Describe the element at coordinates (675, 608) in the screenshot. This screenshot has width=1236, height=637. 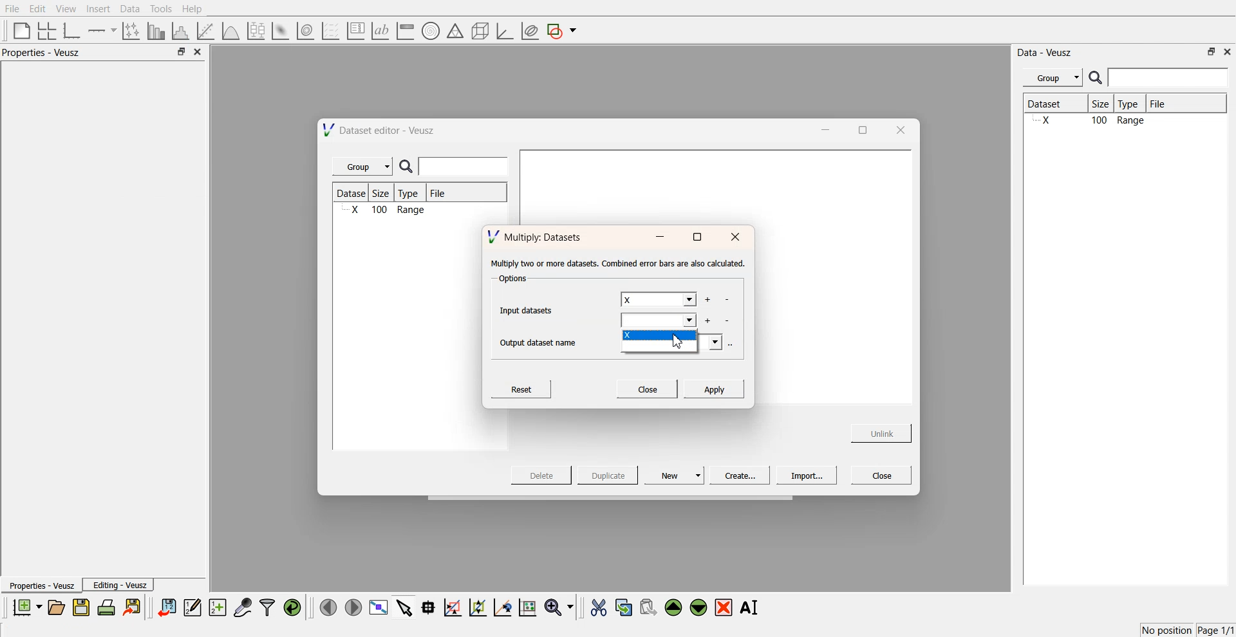
I see `move the selected widgets up` at that location.